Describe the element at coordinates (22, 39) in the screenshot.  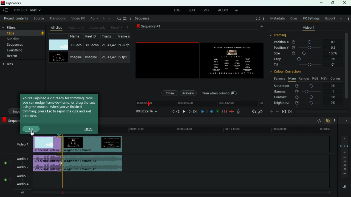
I see `subclips` at that location.